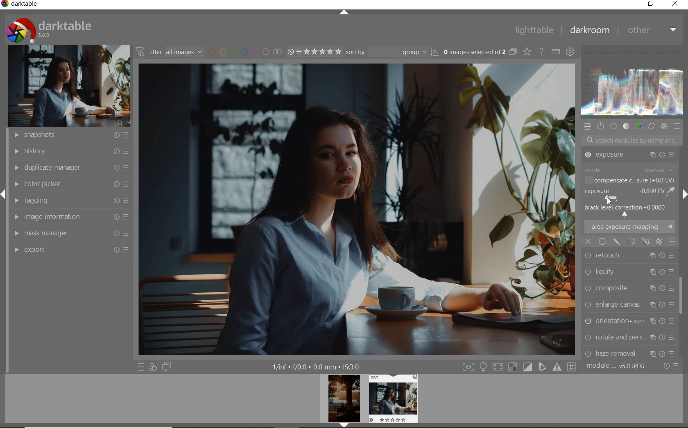 The width and height of the screenshot is (688, 428). I want to click on SELECTED IMAGES, so click(473, 52).